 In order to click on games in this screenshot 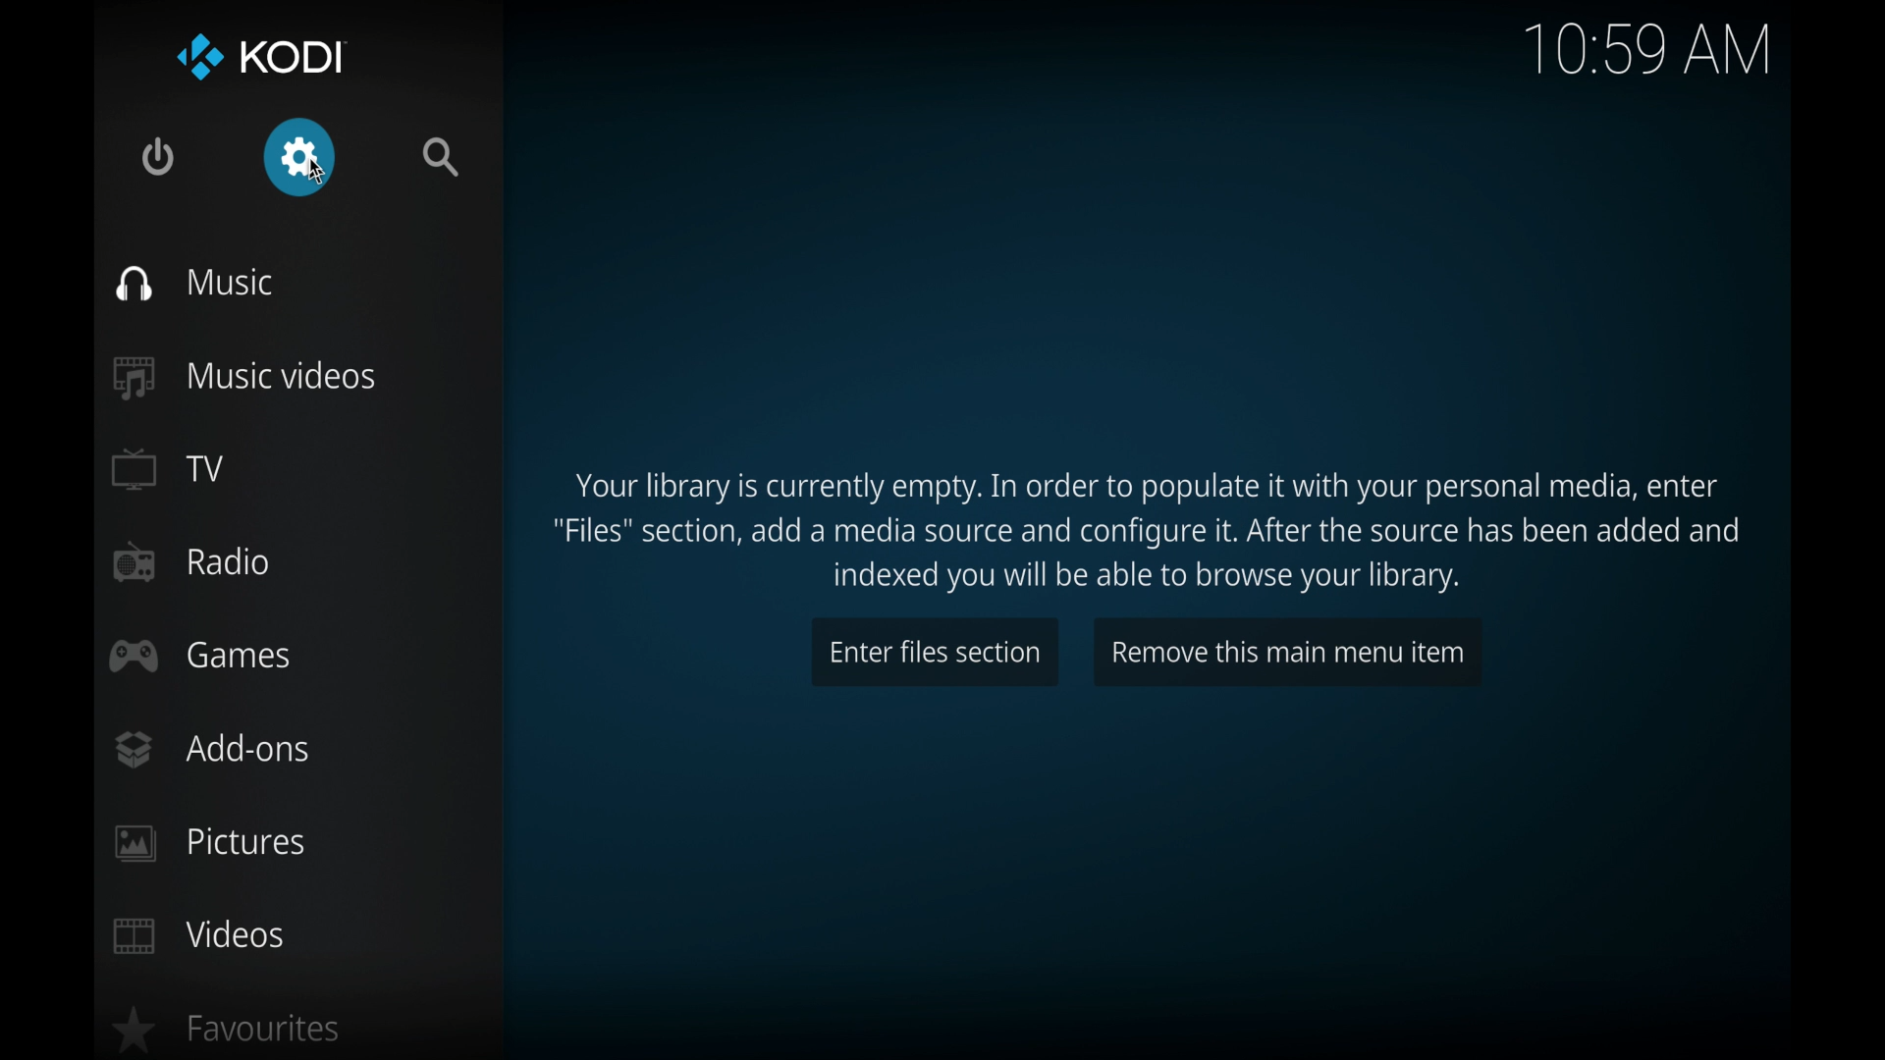, I will do `click(199, 656)`.